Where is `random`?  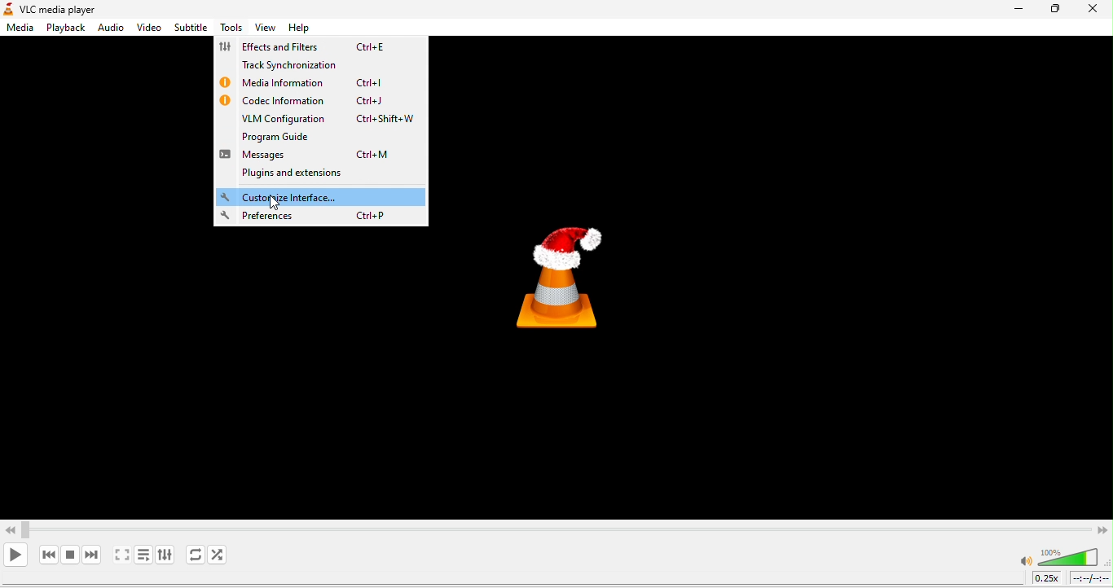
random is located at coordinates (223, 556).